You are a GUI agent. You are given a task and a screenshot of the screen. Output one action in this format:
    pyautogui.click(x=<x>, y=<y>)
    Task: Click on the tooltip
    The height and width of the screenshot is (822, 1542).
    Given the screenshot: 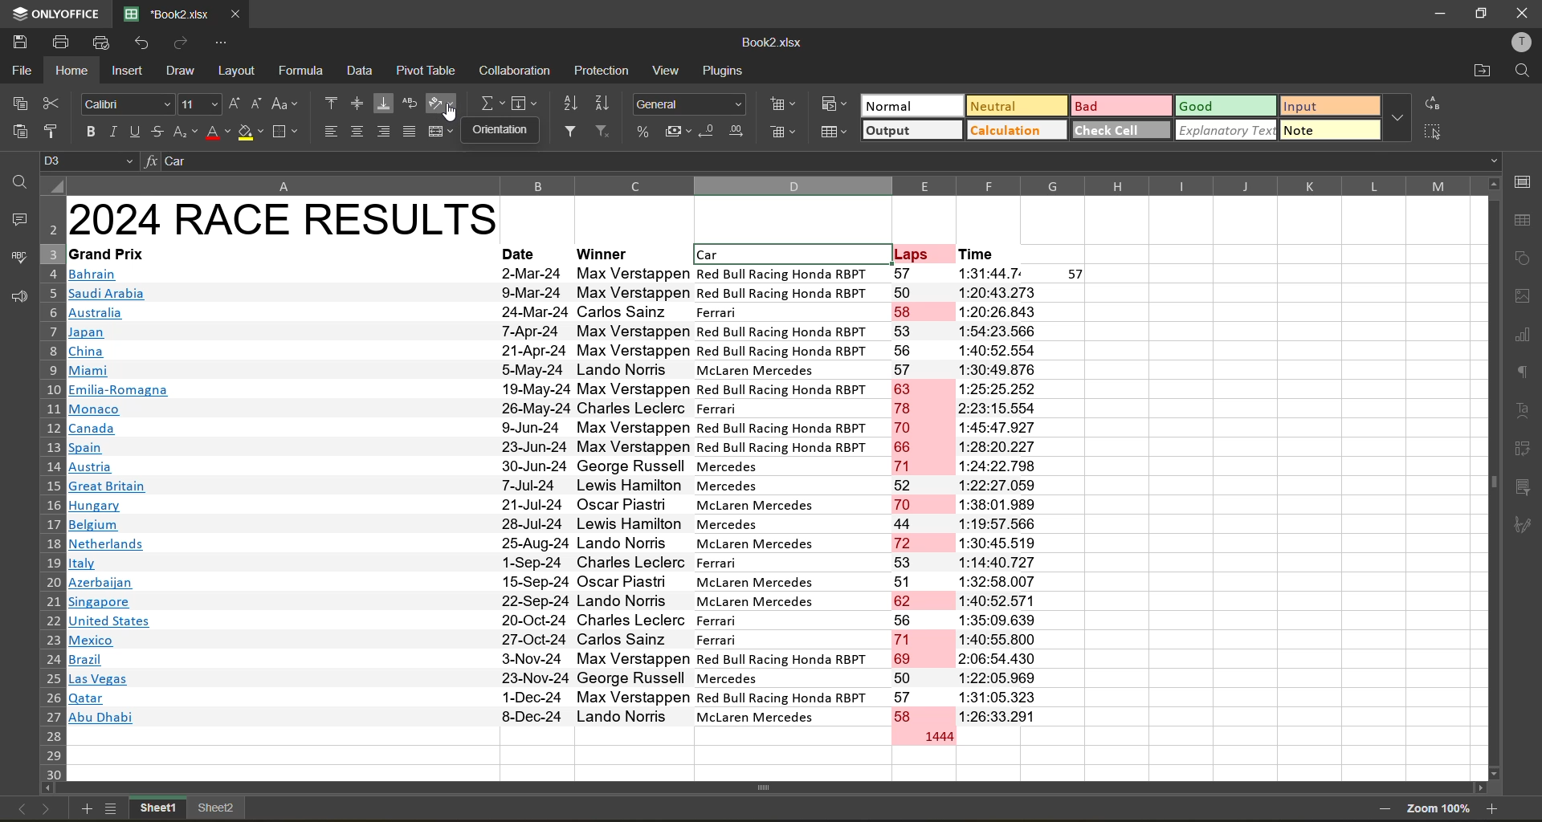 What is the action you would take?
    pyautogui.click(x=501, y=129)
    